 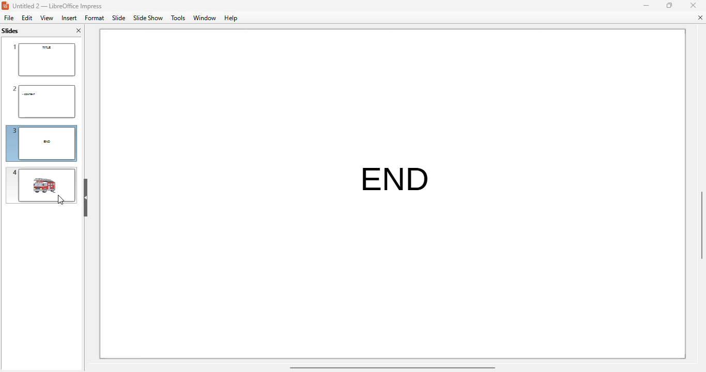 What do you see at coordinates (94, 18) in the screenshot?
I see `format` at bounding box center [94, 18].